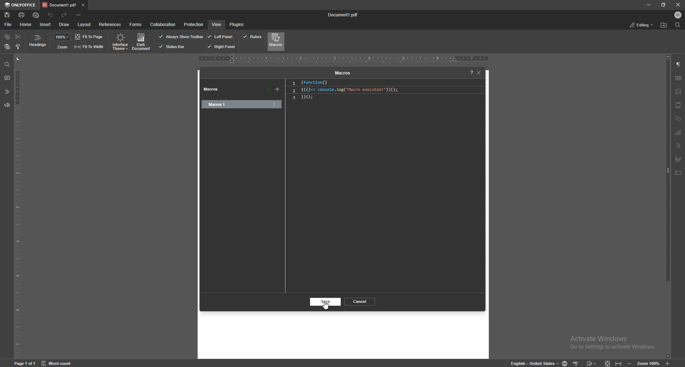 Image resolution: width=685 pixels, height=367 pixels. Describe the element at coordinates (278, 89) in the screenshot. I see `add macro` at that location.